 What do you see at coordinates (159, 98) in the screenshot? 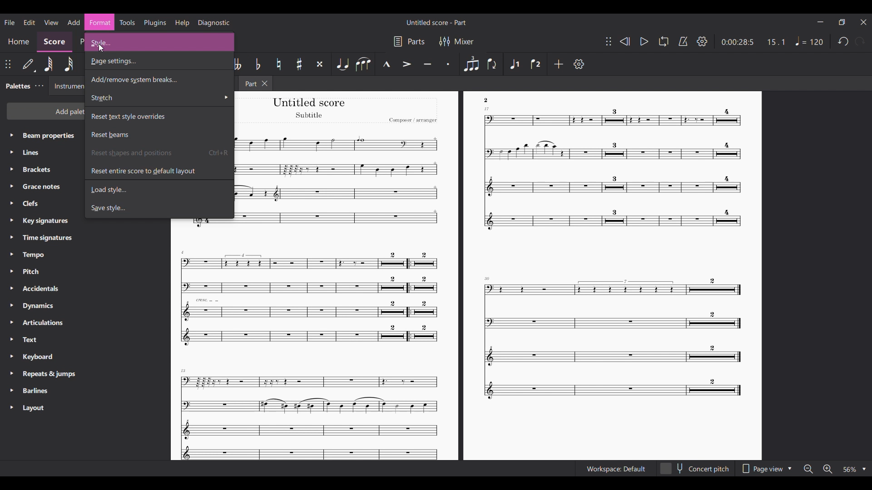
I see `Stretch options` at bounding box center [159, 98].